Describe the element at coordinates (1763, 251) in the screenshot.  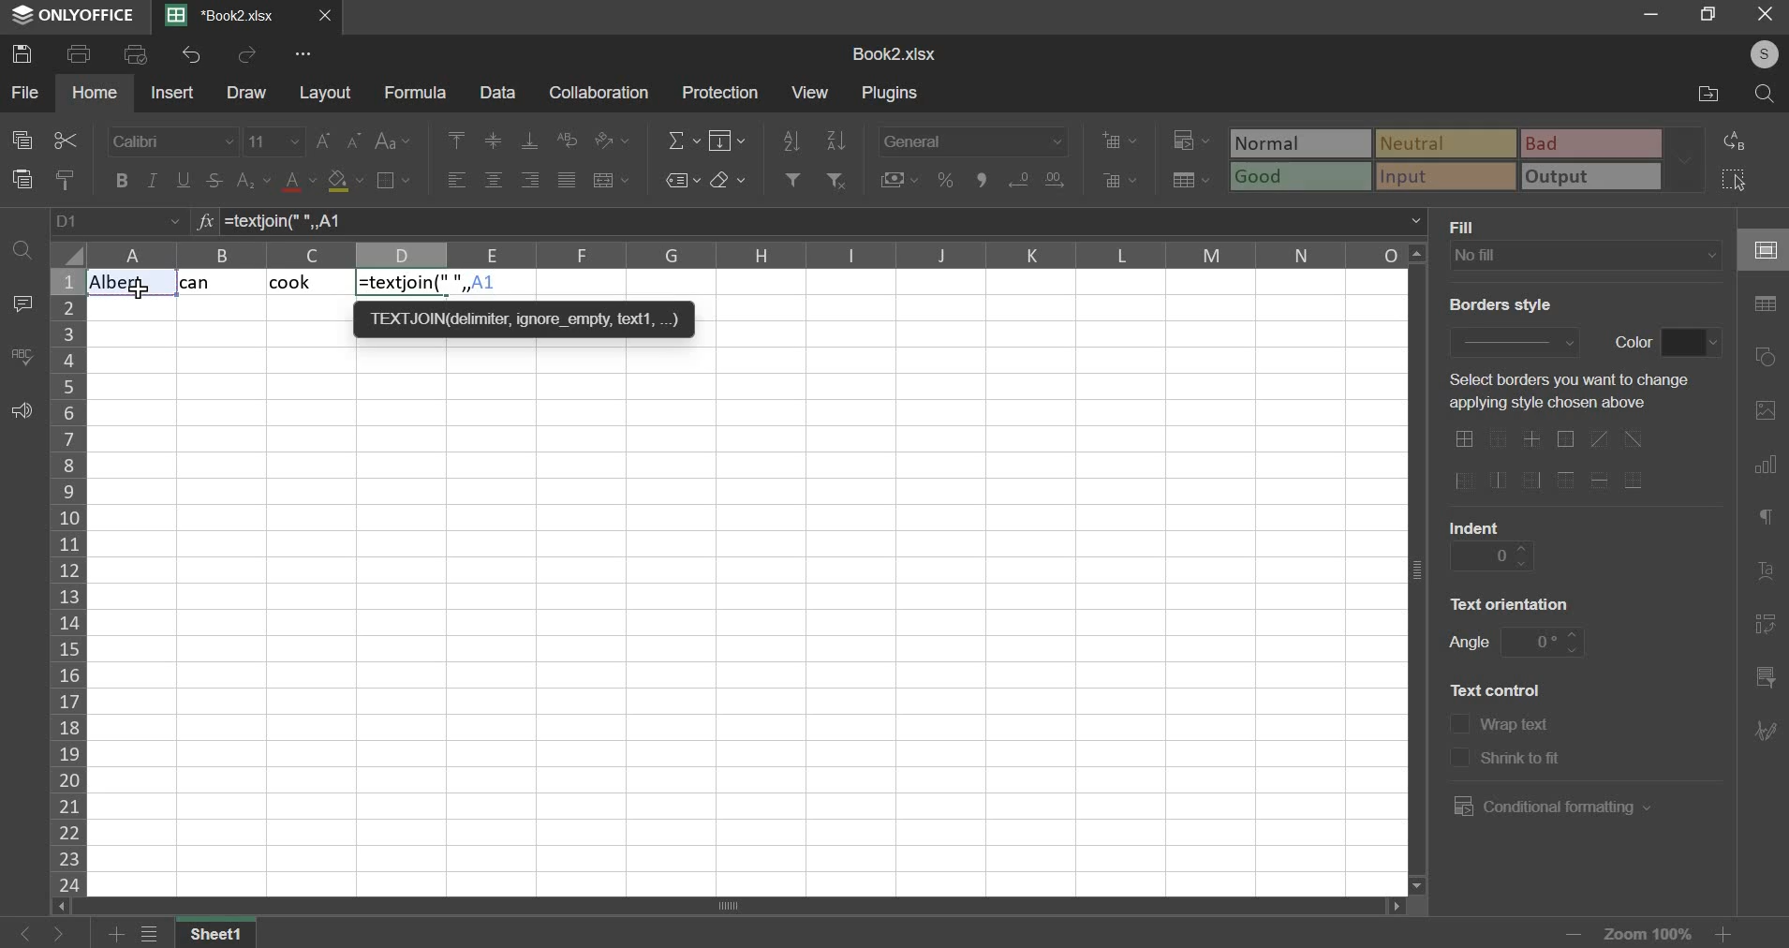
I see `cell` at that location.